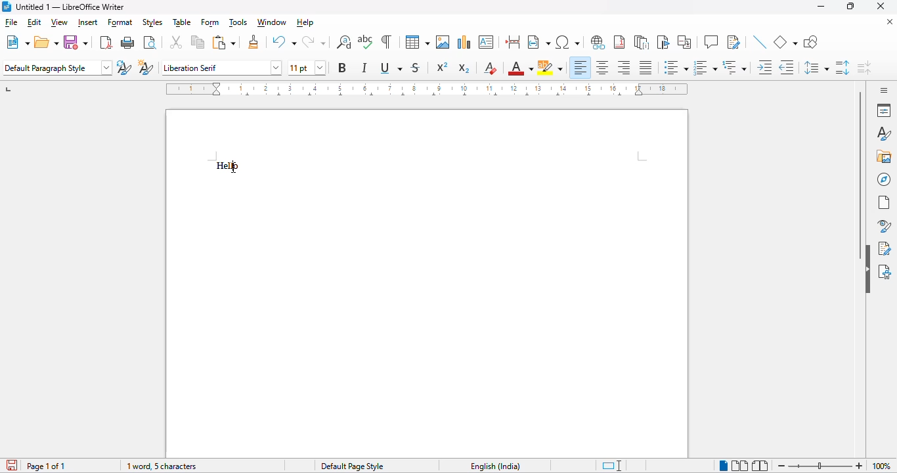 The height and width of the screenshot is (473, 897). I want to click on insert special characters, so click(567, 42).